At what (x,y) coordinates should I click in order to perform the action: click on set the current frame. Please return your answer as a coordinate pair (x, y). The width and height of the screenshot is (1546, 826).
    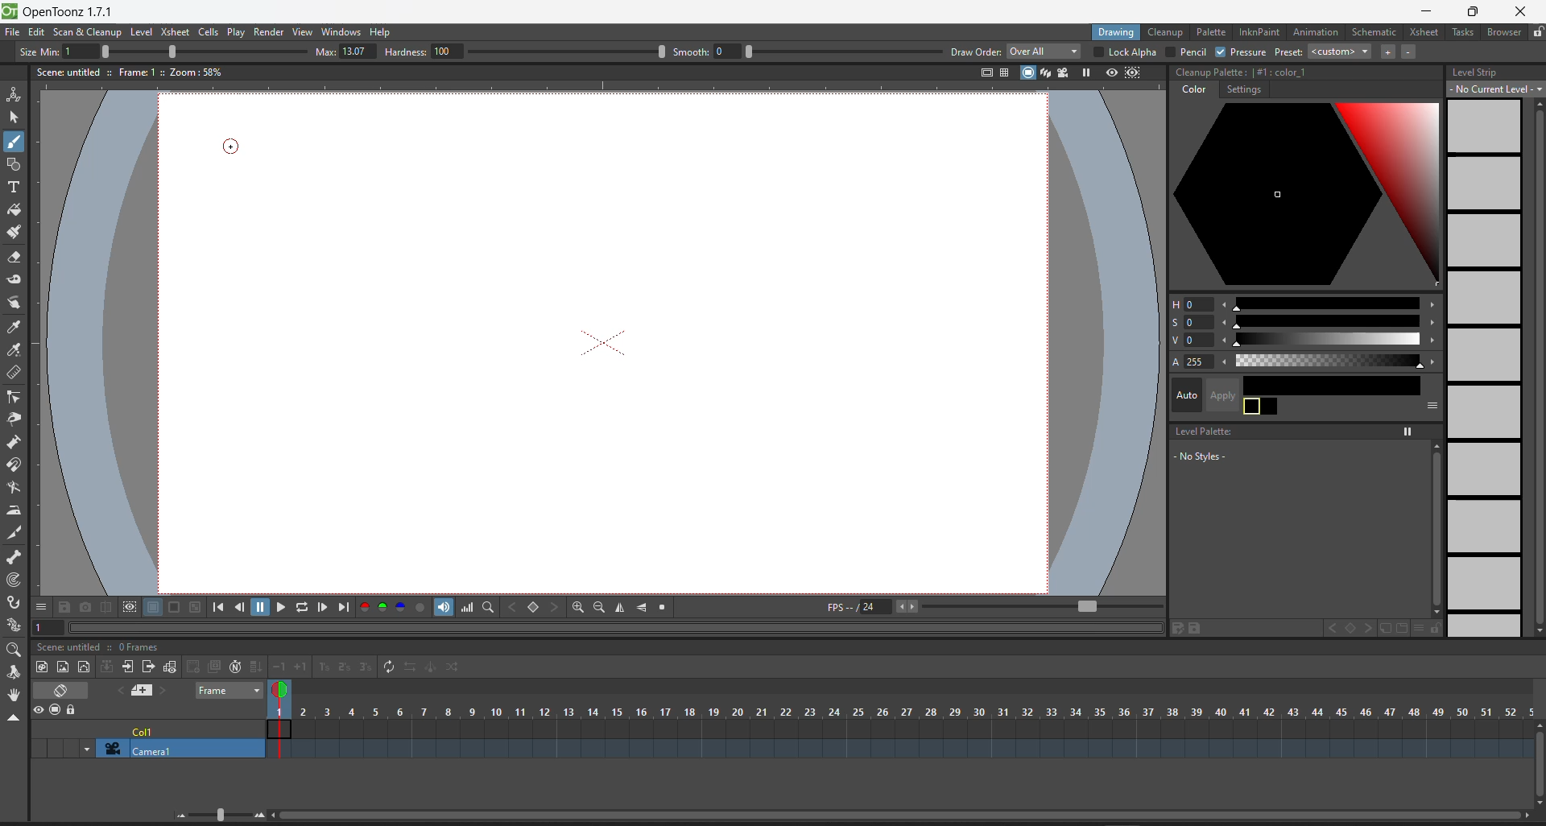
    Looking at the image, I should click on (50, 627).